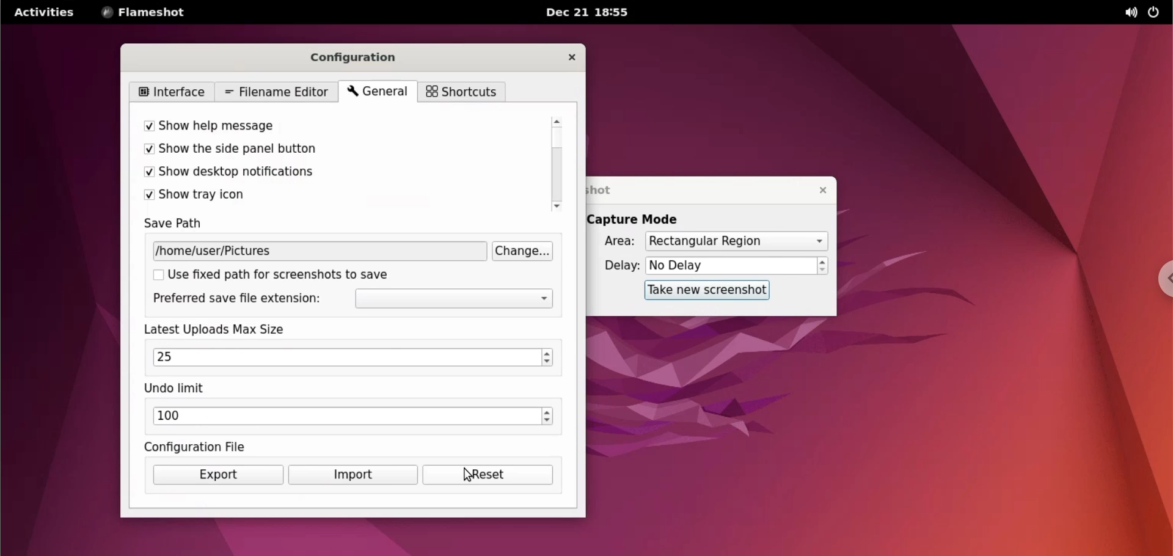  Describe the element at coordinates (731, 266) in the screenshot. I see `No Delay` at that location.